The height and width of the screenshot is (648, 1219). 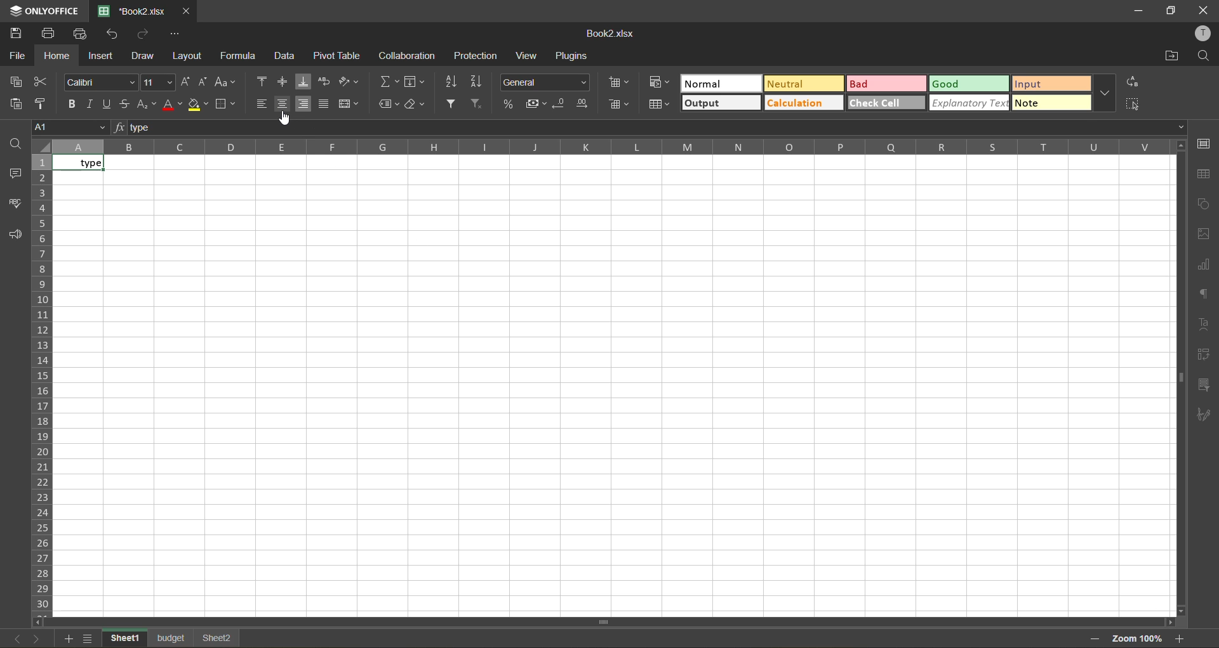 What do you see at coordinates (1107, 94) in the screenshot?
I see `more options` at bounding box center [1107, 94].